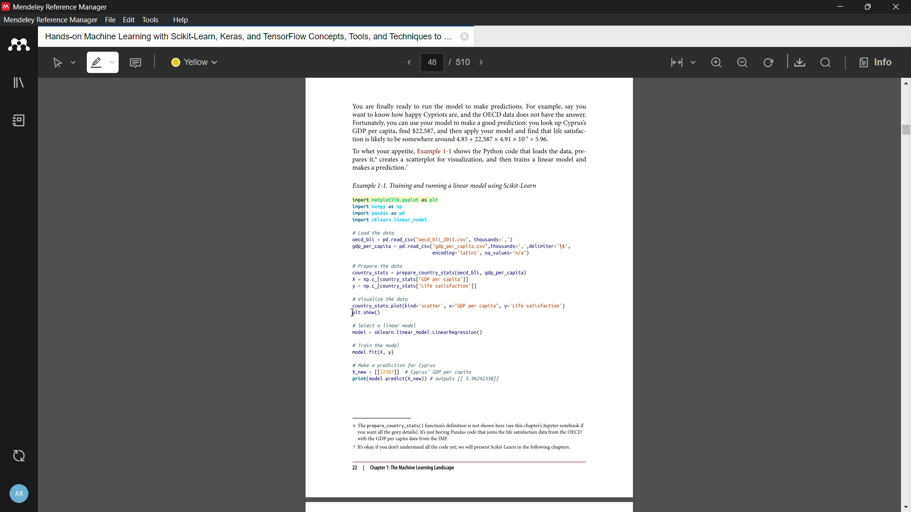  What do you see at coordinates (465, 438) in the screenshot?
I see `6 The prepare_country_stats() function's definition is not shown here (see this chapter's Jupyter notebook if
‘you want al th gory details). 6s just boring Pandas code that joins th ie satisfaction data from the OECD
‘with the GDP per capita dta from the IMF:

7 1s okay you dont understand all the code yet we will present Scikit-Lear inthe following chapters.` at bounding box center [465, 438].